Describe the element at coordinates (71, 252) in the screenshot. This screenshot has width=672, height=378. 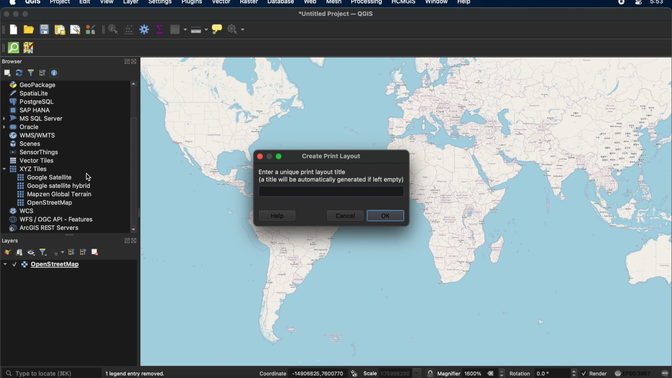
I see `expand all` at that location.